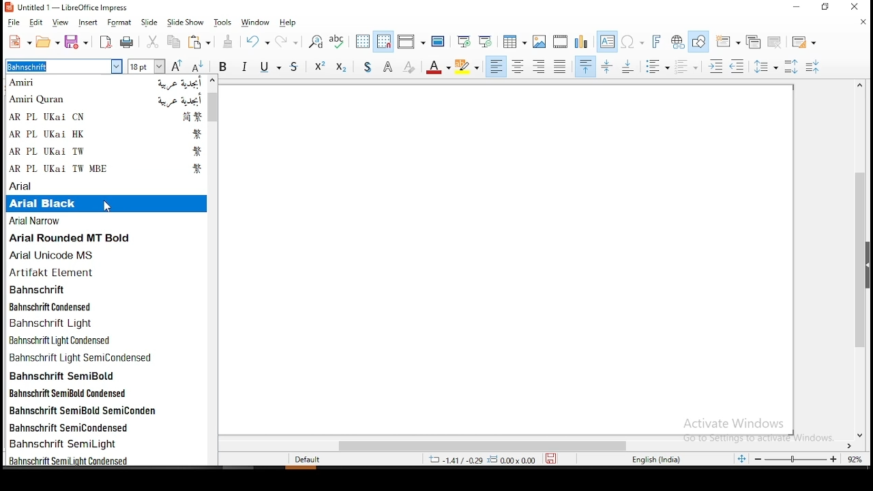 The width and height of the screenshot is (873, 491). I want to click on close, so click(863, 25).